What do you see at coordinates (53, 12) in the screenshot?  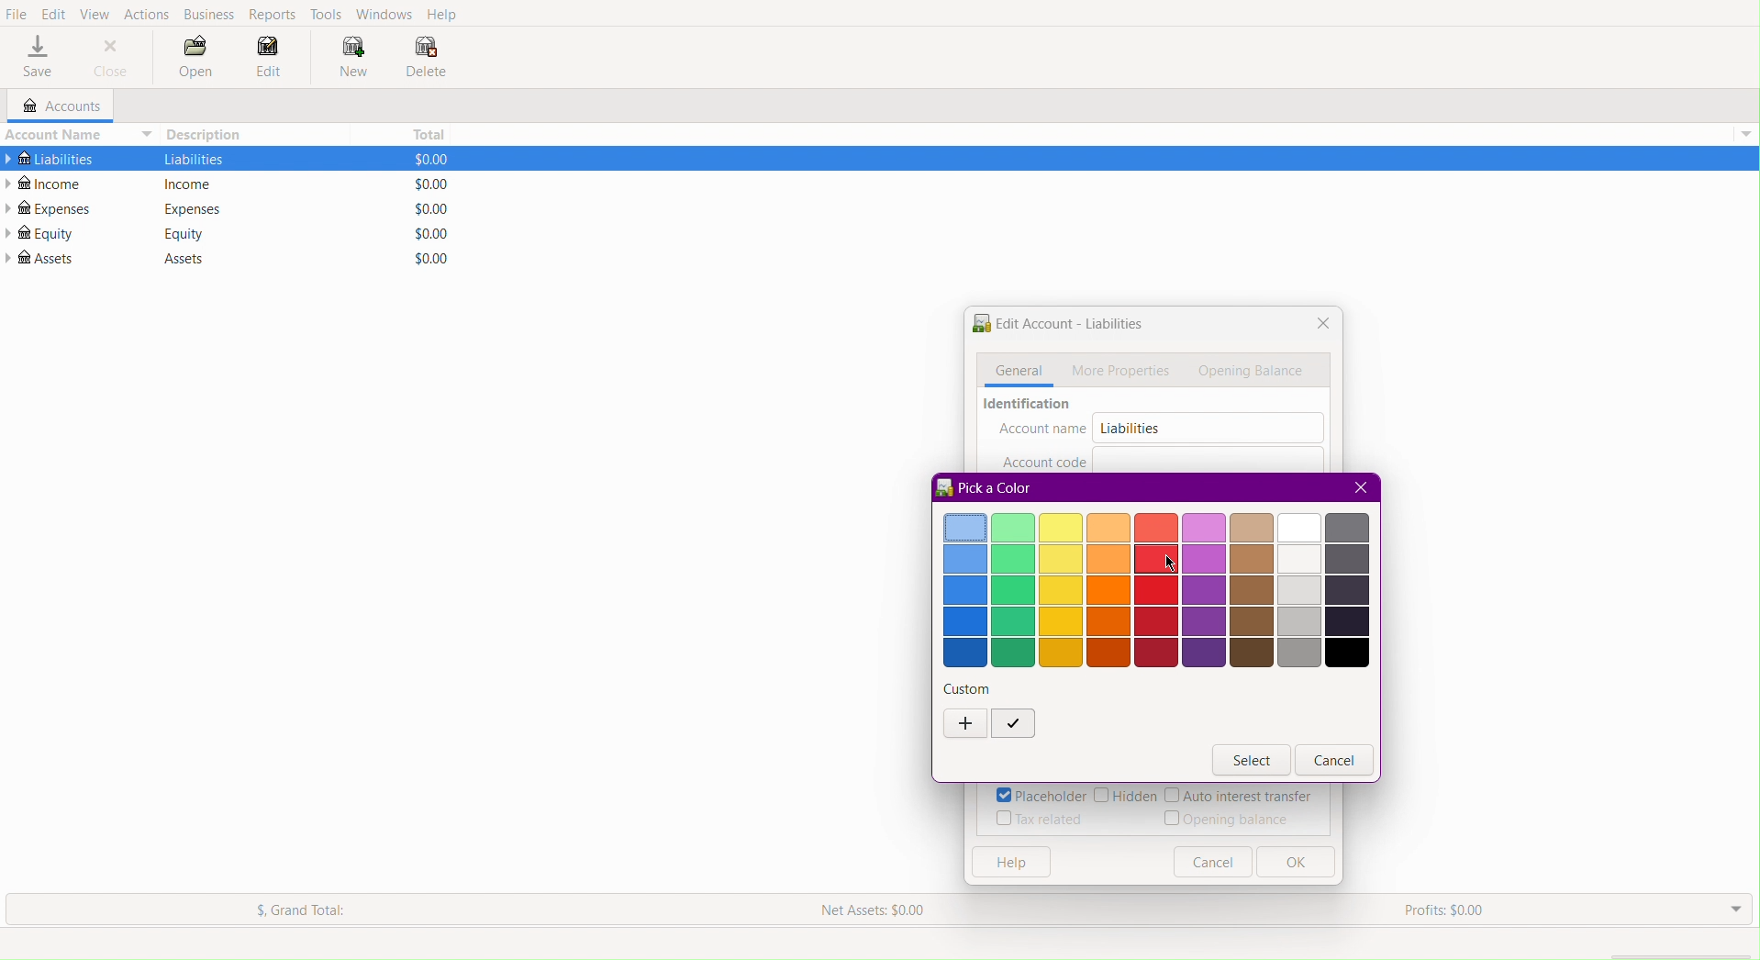 I see `Edit` at bounding box center [53, 12].